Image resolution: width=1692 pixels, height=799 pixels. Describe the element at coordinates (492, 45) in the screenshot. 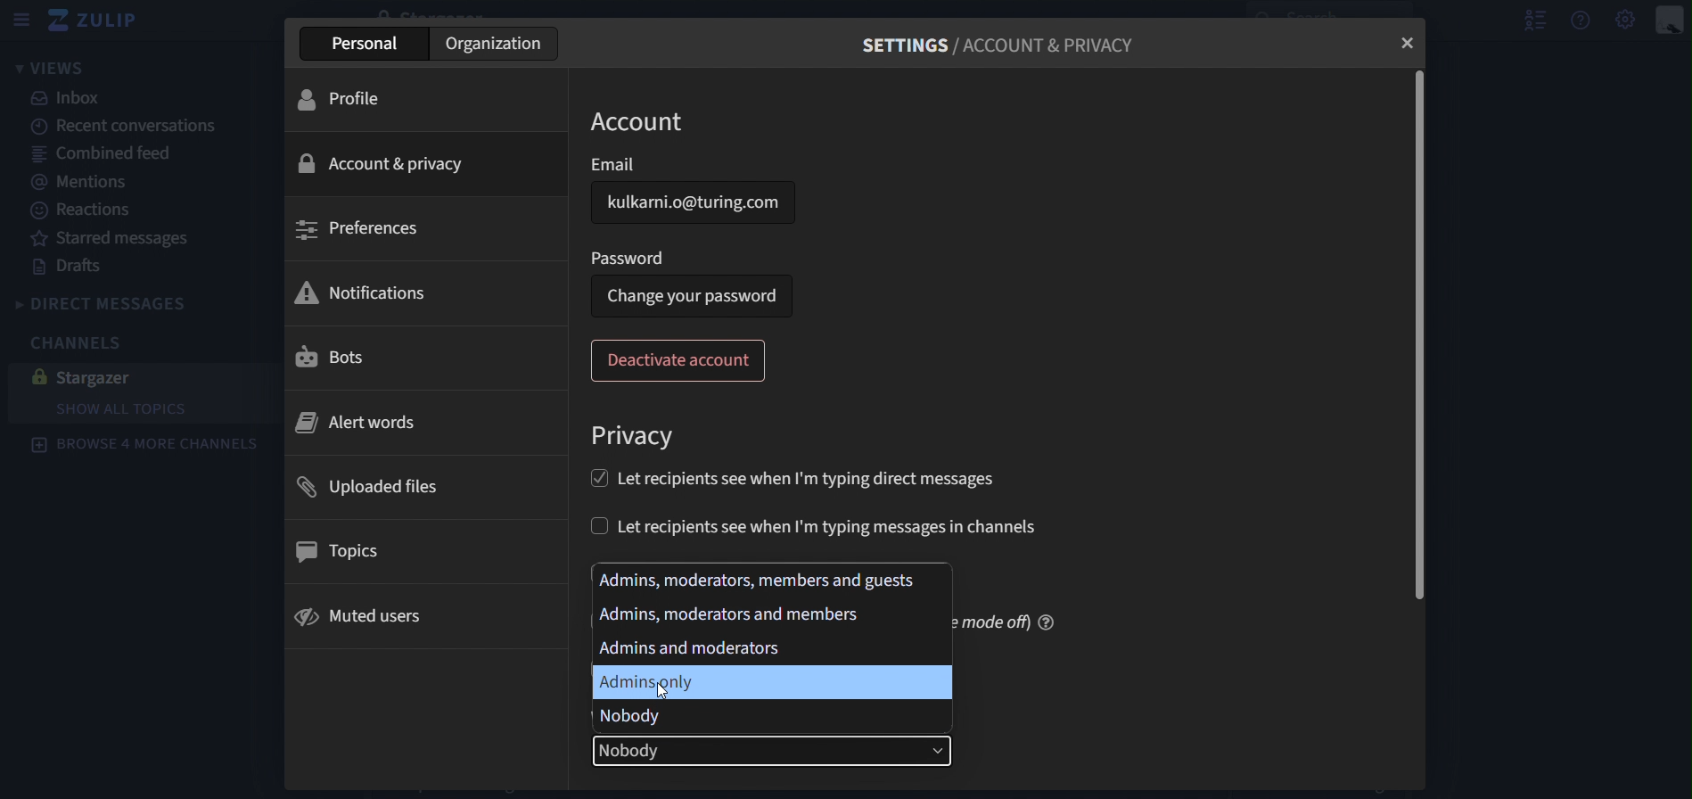

I see `organization` at that location.